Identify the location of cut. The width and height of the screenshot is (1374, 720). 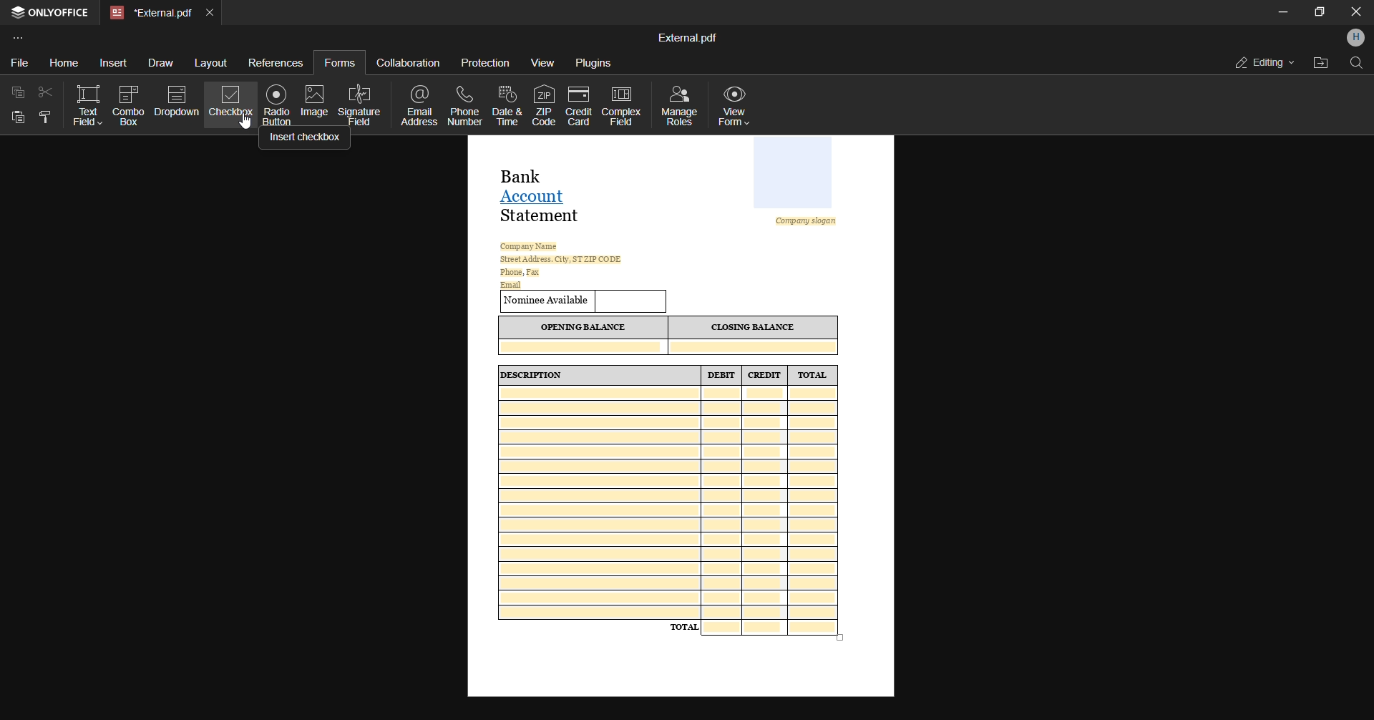
(47, 92).